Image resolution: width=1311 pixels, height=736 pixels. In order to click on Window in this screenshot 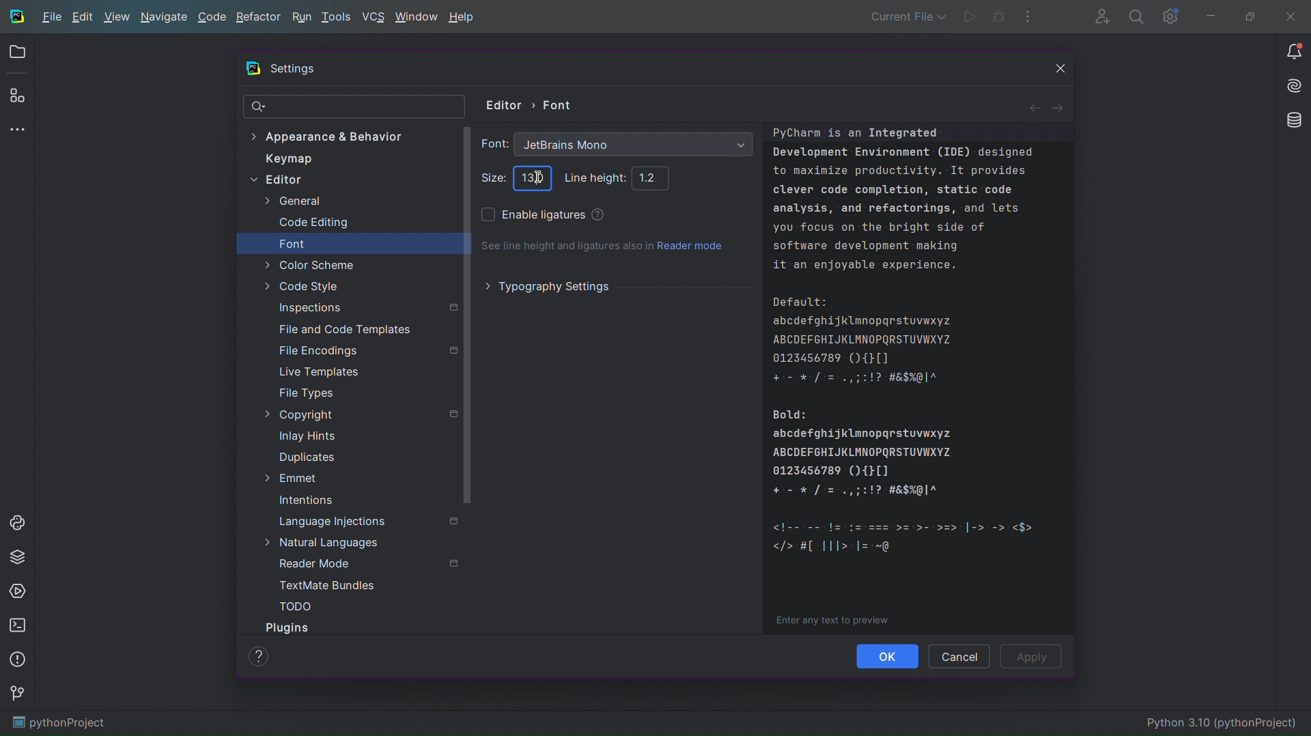, I will do `click(416, 18)`.